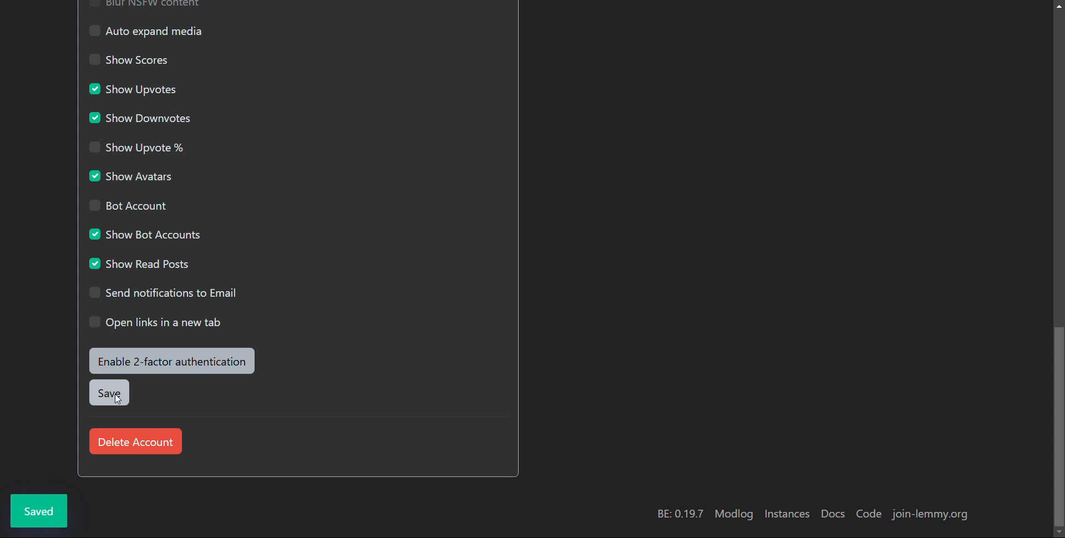 The height and width of the screenshot is (538, 1065). I want to click on send notifications to email, so click(165, 293).